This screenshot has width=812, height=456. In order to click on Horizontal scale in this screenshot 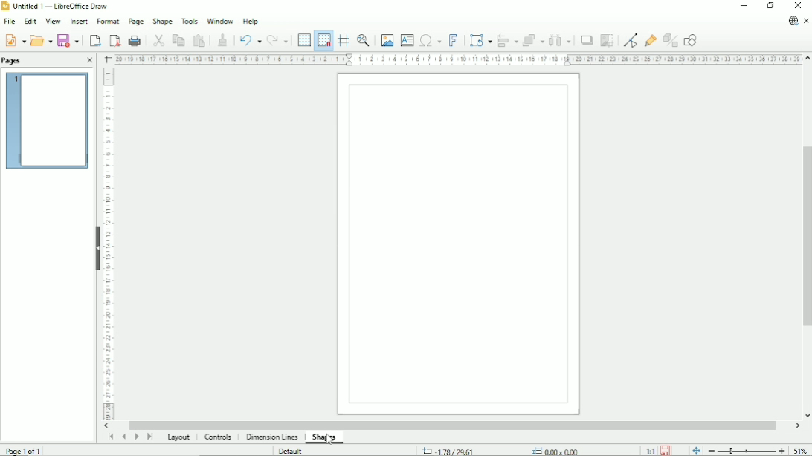, I will do `click(456, 59)`.